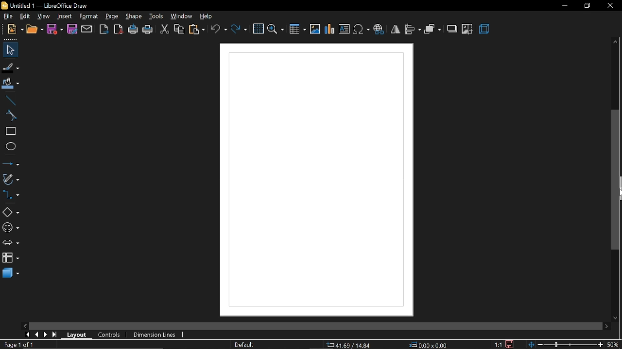 The image size is (622, 349). I want to click on print directly, so click(133, 30).